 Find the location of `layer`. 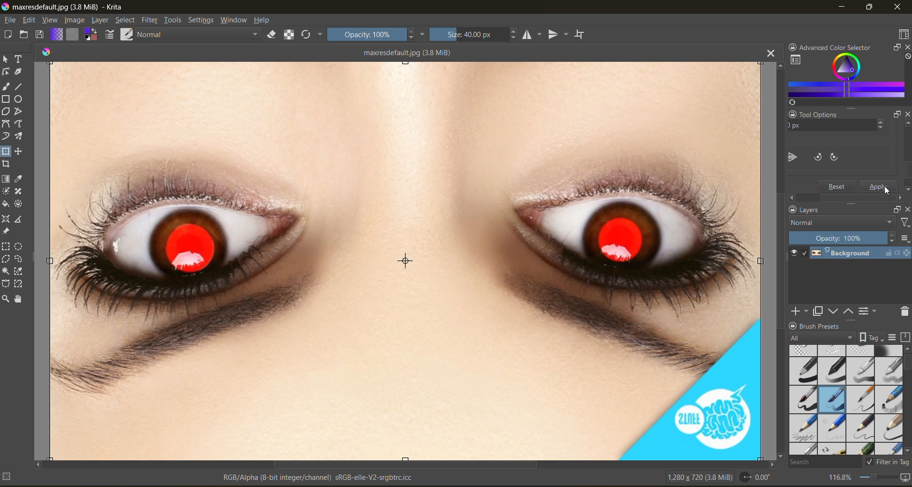

layer is located at coordinates (862, 253).